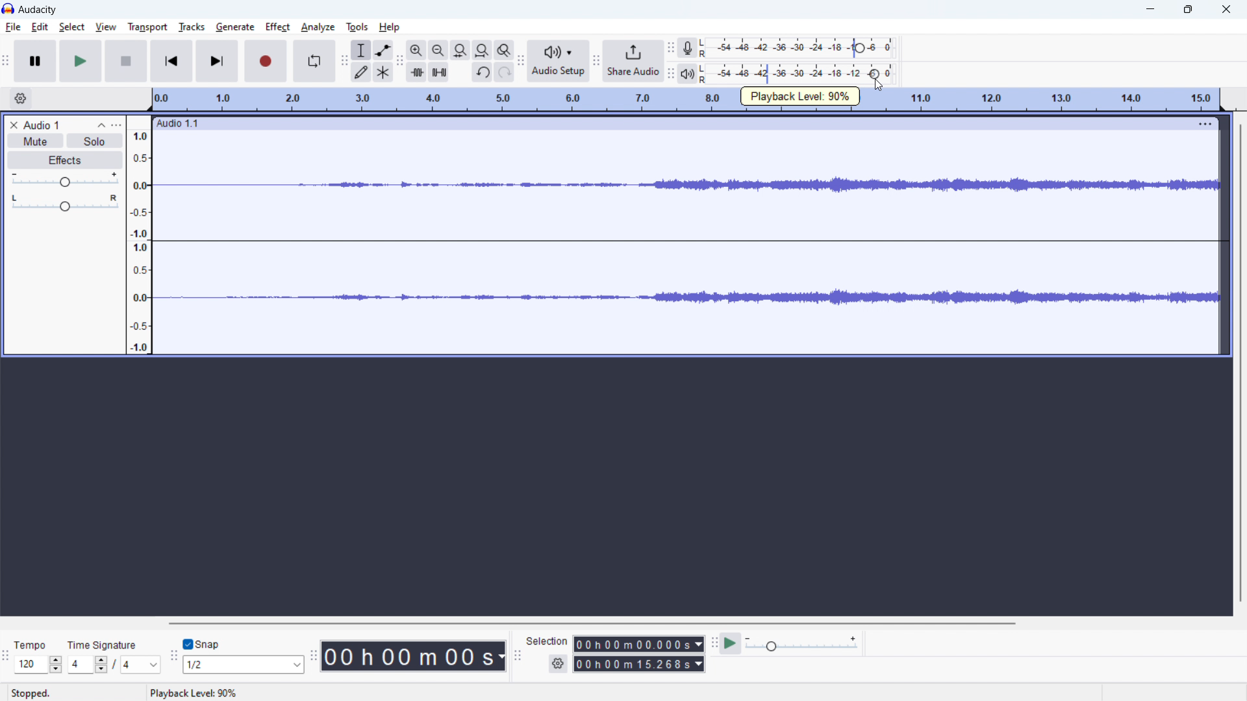  I want to click on menu, so click(1206, 123).